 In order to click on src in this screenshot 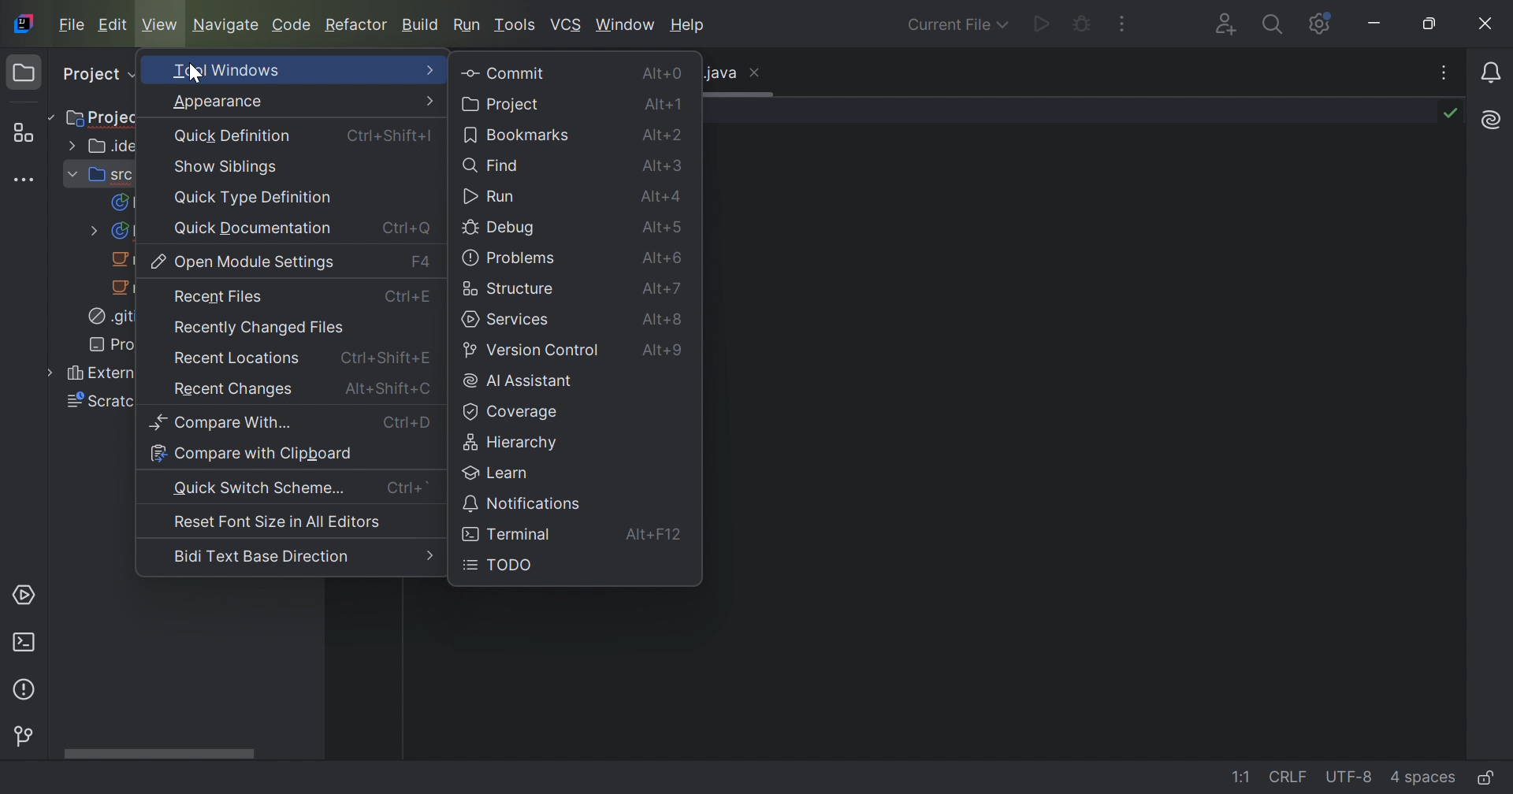, I will do `click(99, 176)`.